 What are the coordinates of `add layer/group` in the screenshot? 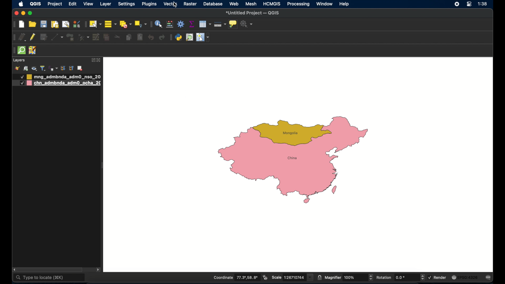 It's located at (80, 68).